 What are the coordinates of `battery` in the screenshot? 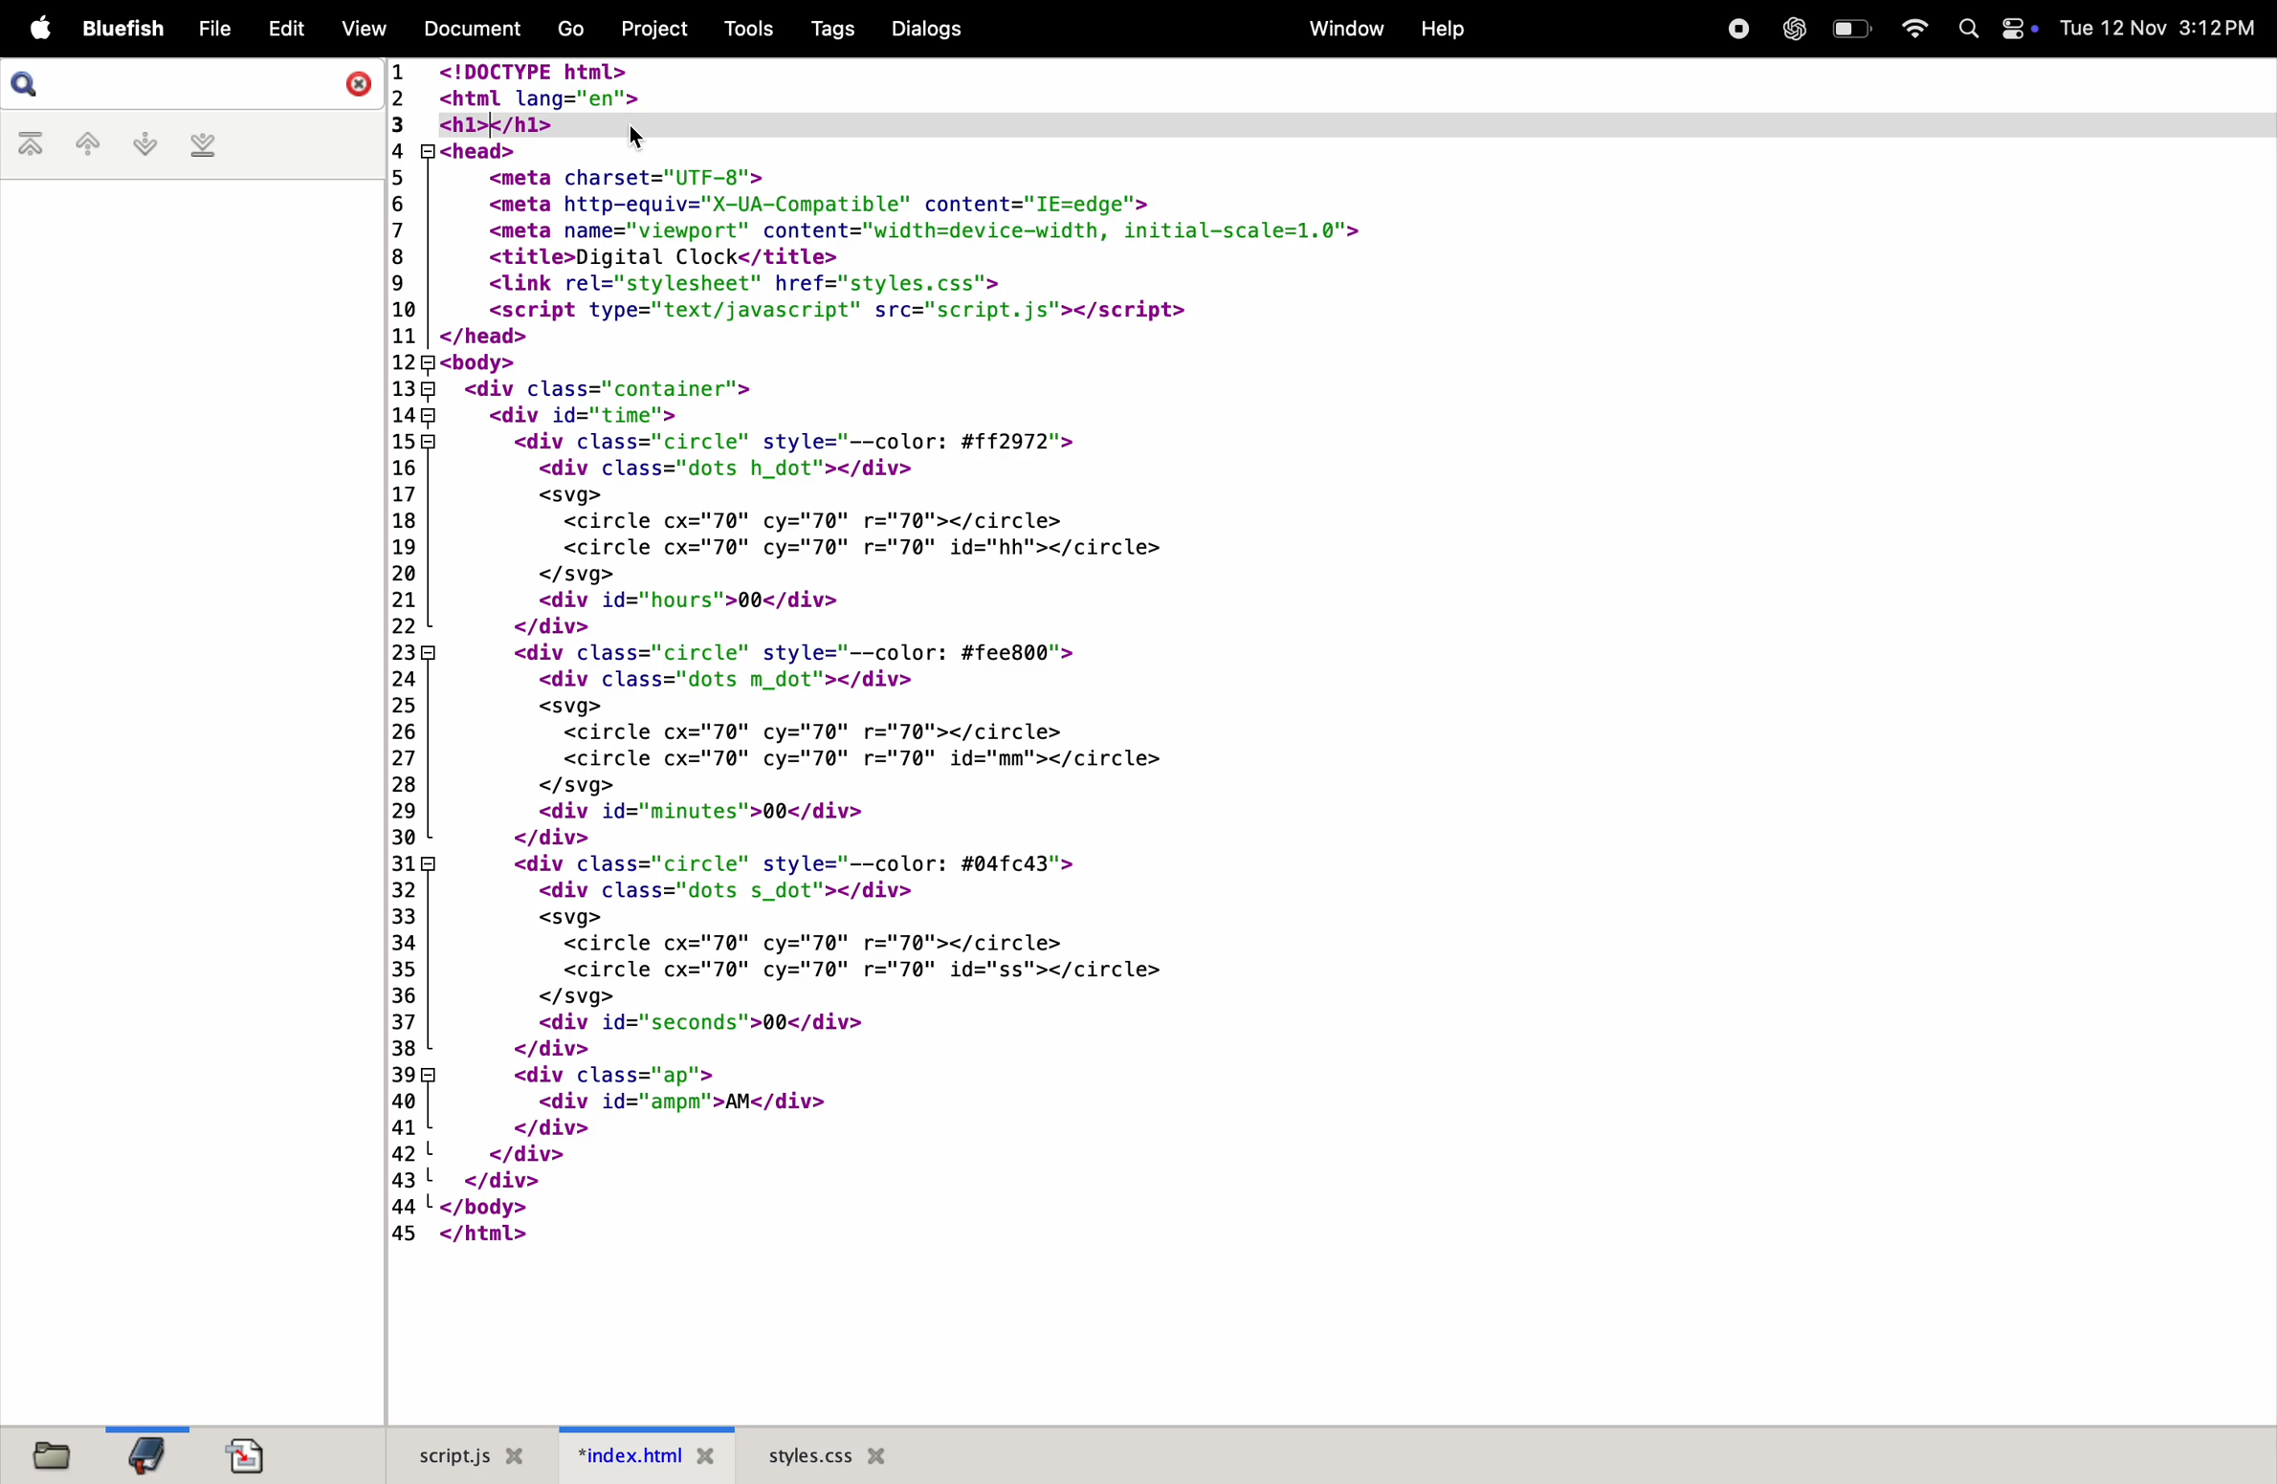 It's located at (1850, 28).